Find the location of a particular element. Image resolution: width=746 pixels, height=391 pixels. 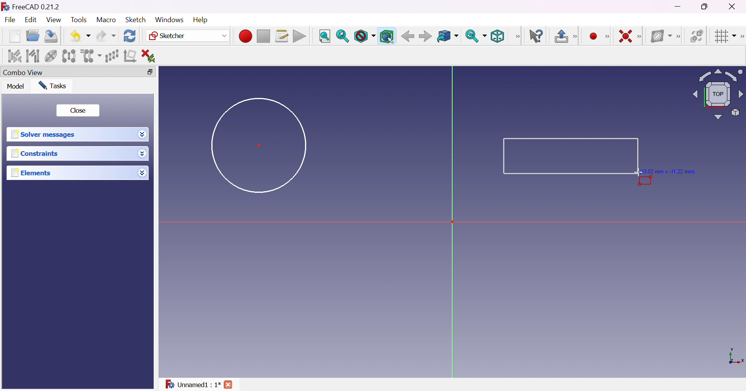

Save is located at coordinates (50, 35).